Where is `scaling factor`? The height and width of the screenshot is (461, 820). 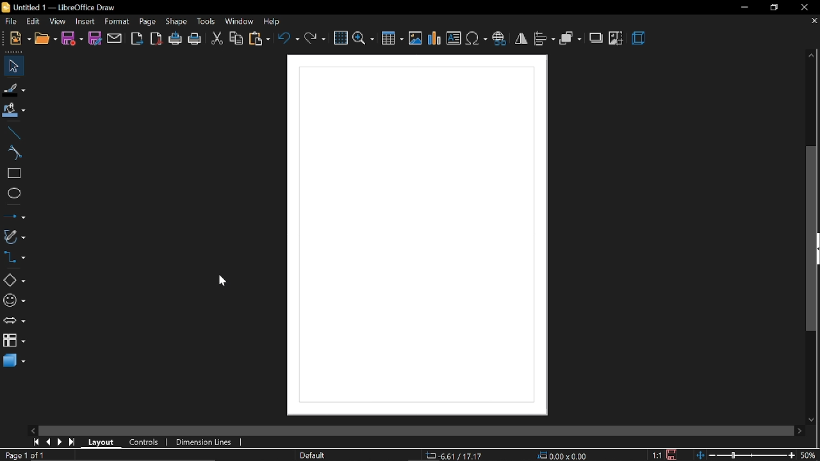
scaling factor is located at coordinates (657, 455).